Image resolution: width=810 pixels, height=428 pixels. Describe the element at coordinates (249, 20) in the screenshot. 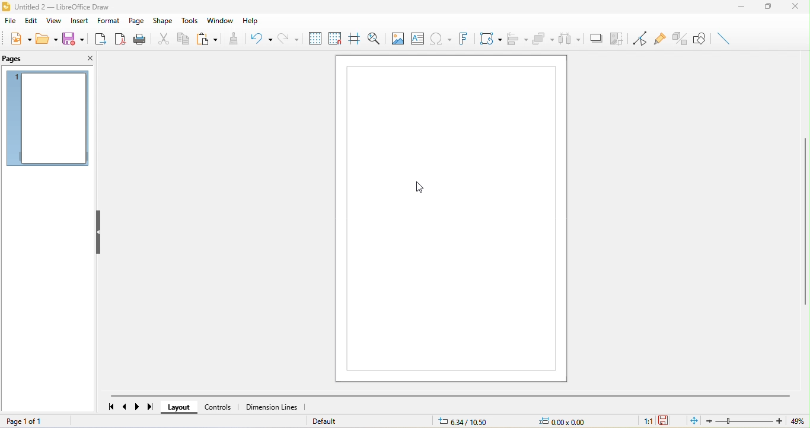

I see `help` at that location.